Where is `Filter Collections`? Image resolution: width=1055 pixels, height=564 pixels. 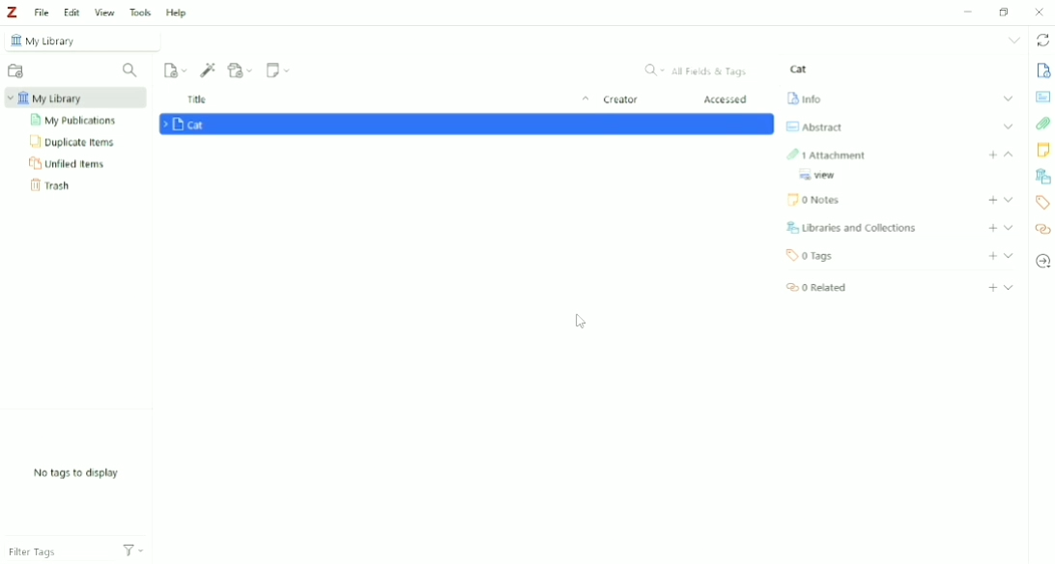
Filter Collections is located at coordinates (130, 70).